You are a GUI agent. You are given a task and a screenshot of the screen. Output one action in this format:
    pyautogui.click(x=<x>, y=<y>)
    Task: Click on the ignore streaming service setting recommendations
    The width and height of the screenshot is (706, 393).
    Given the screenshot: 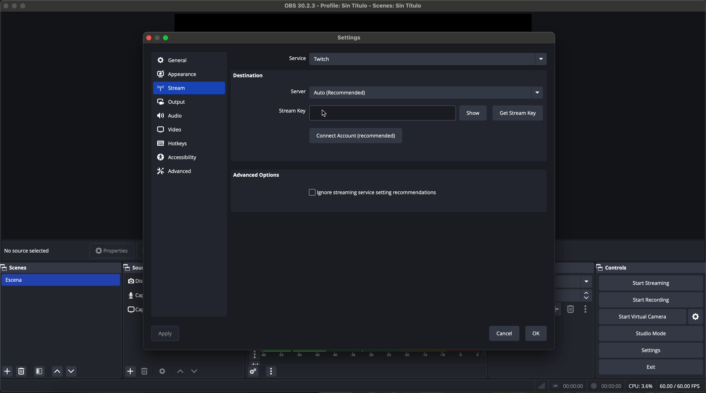 What is the action you would take?
    pyautogui.click(x=372, y=192)
    